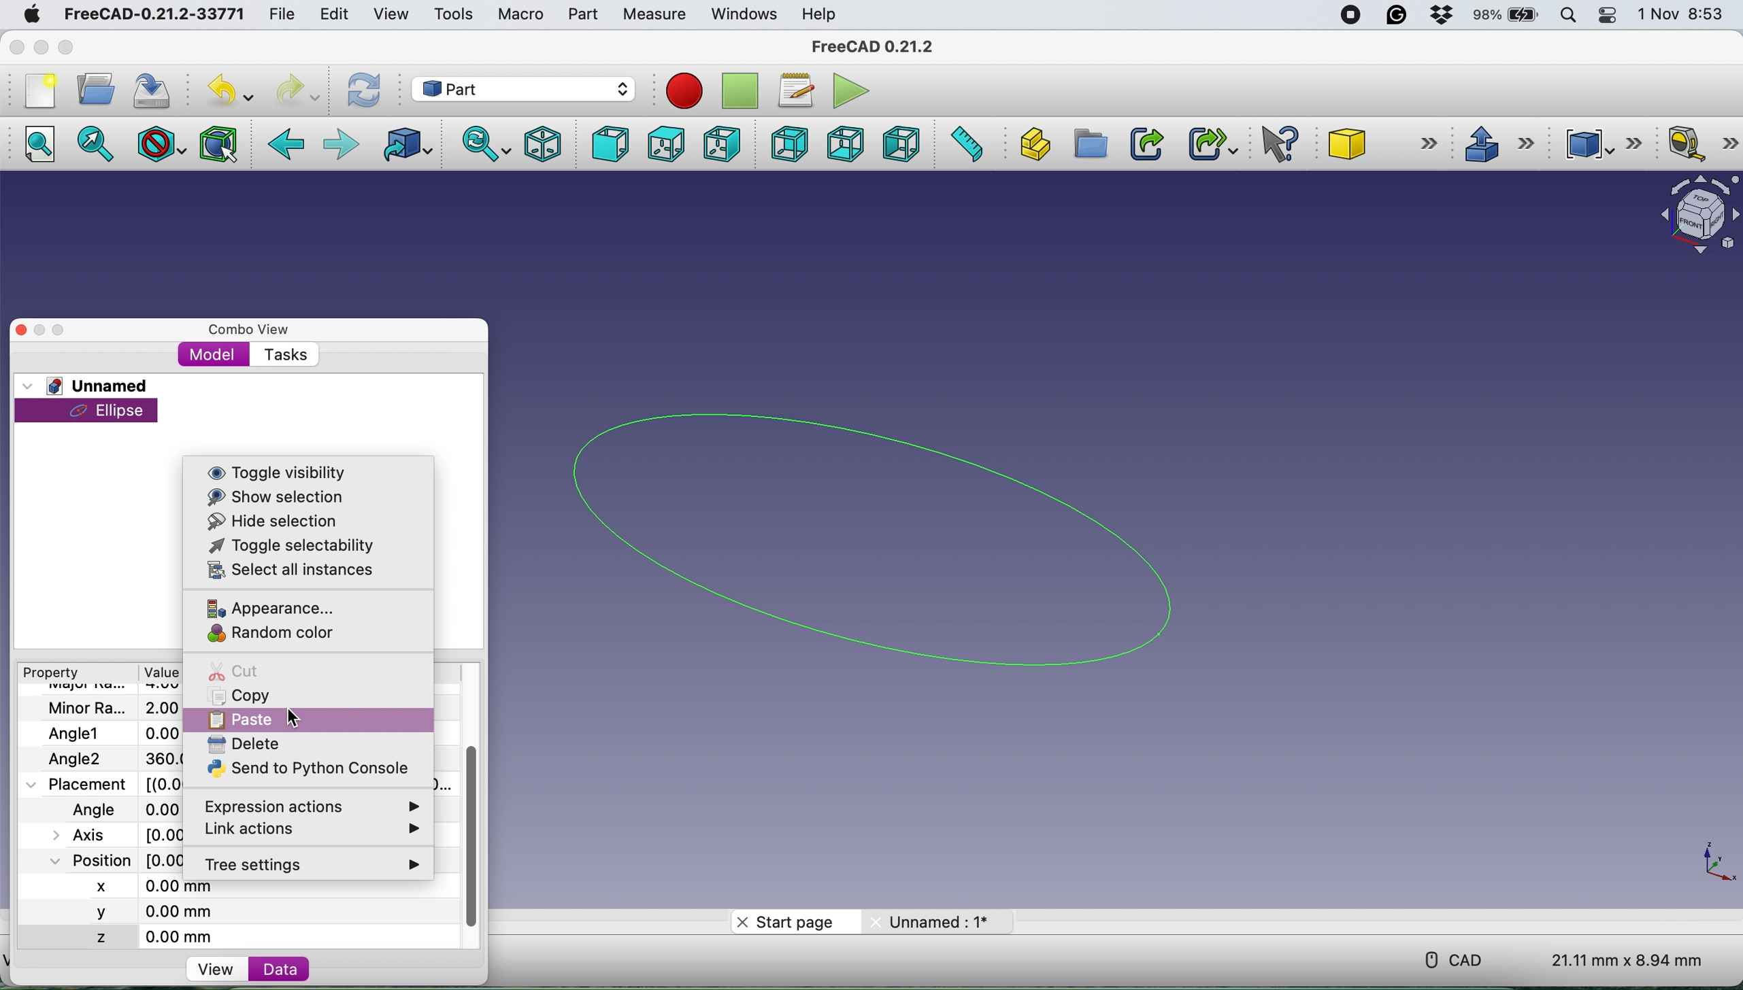 Image resolution: width=1743 pixels, height=990 pixels. What do you see at coordinates (486, 144) in the screenshot?
I see `sync view` at bounding box center [486, 144].